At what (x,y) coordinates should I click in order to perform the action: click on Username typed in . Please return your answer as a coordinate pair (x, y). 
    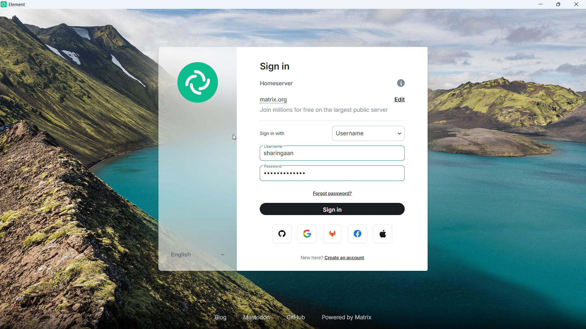
    Looking at the image, I should click on (281, 154).